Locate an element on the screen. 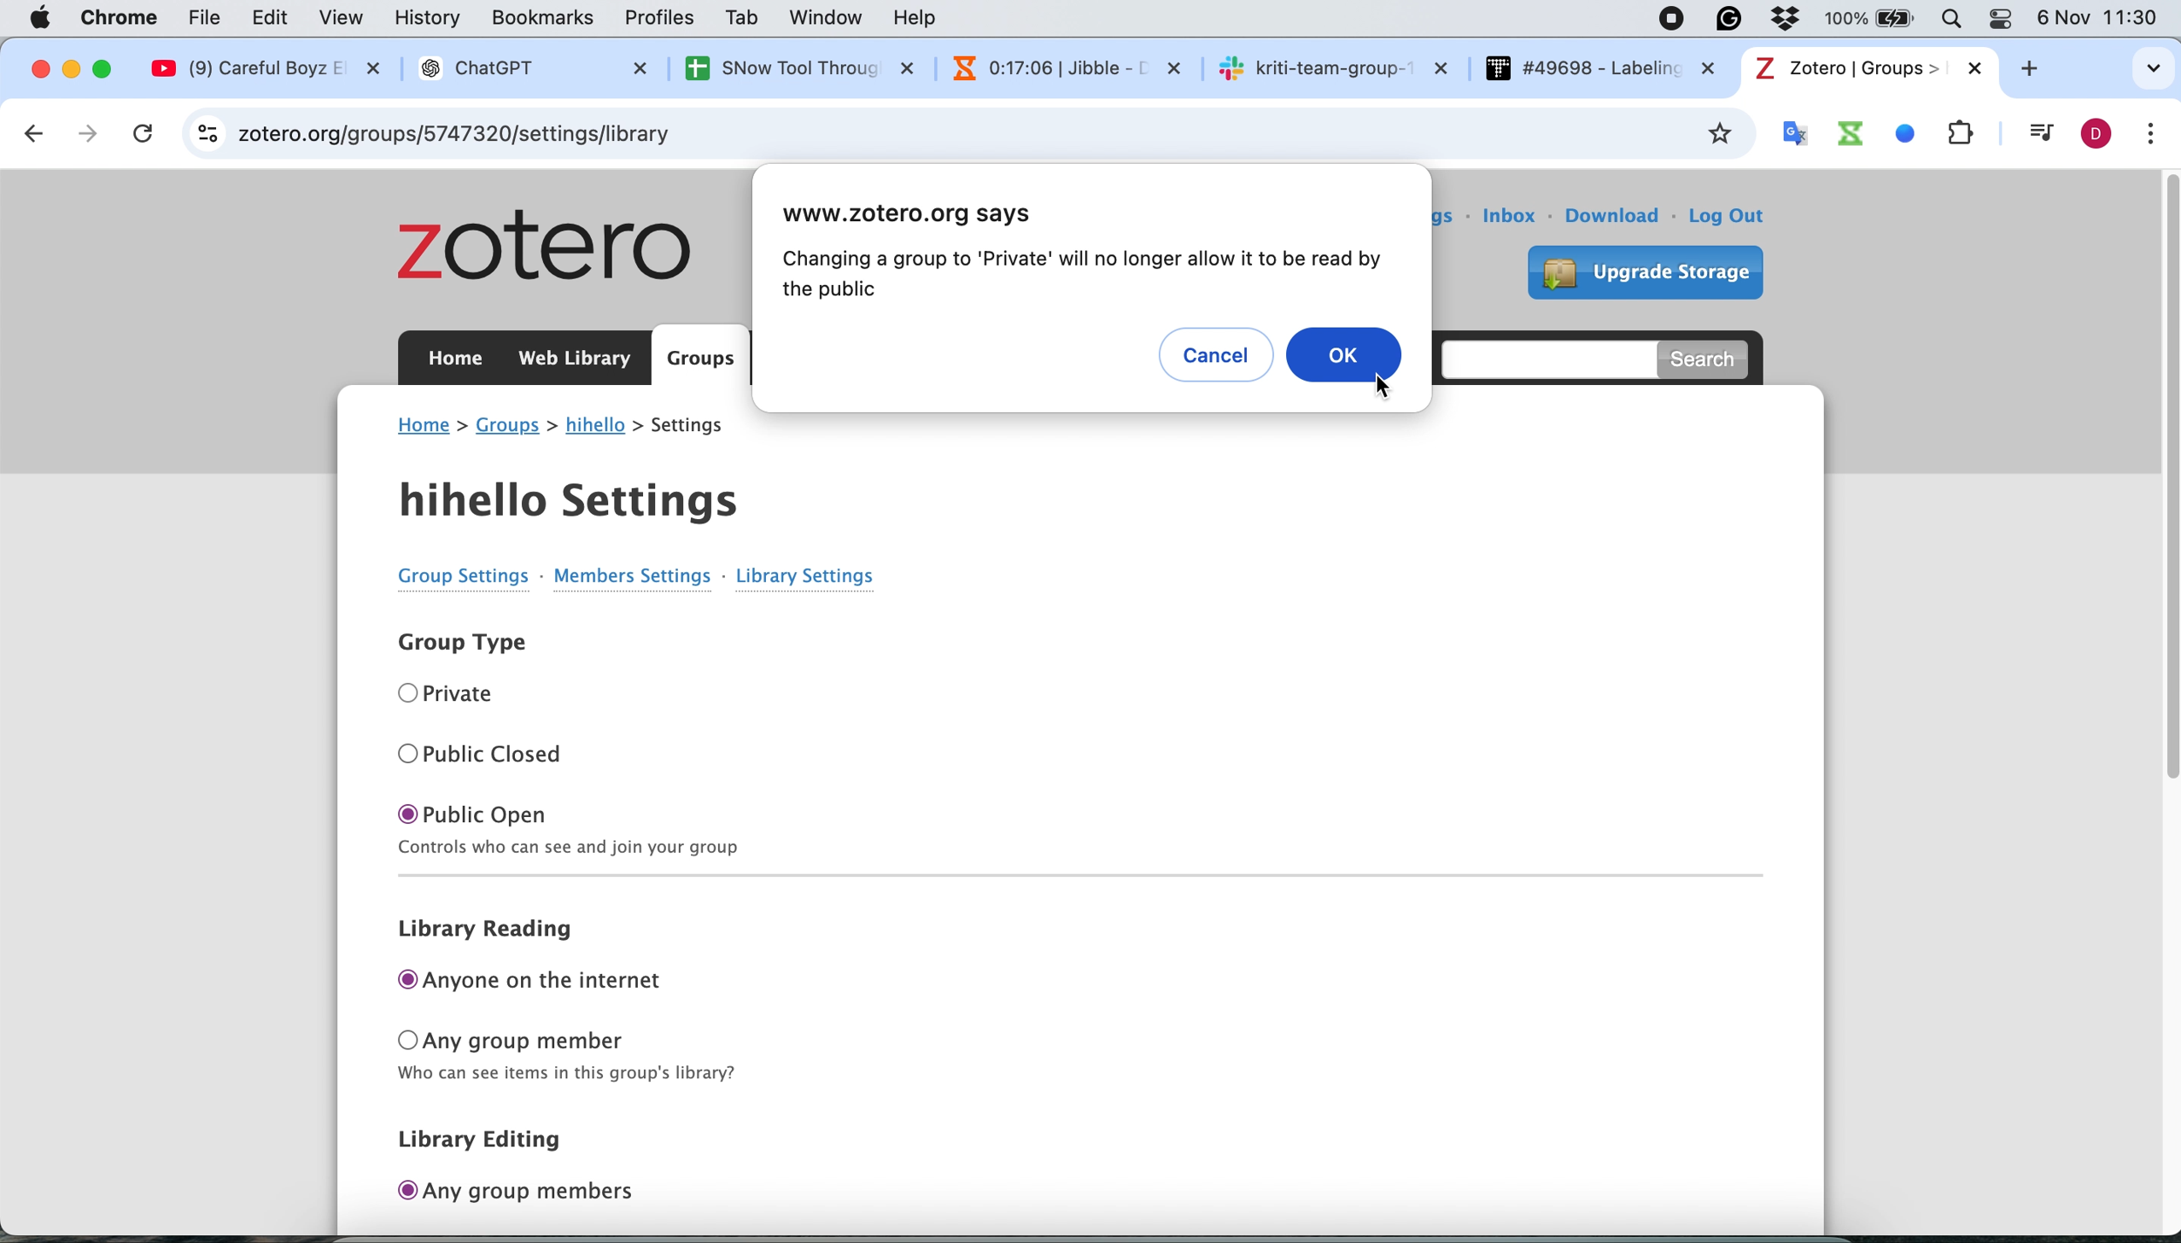 The height and width of the screenshot is (1243, 2181). window is located at coordinates (829, 19).